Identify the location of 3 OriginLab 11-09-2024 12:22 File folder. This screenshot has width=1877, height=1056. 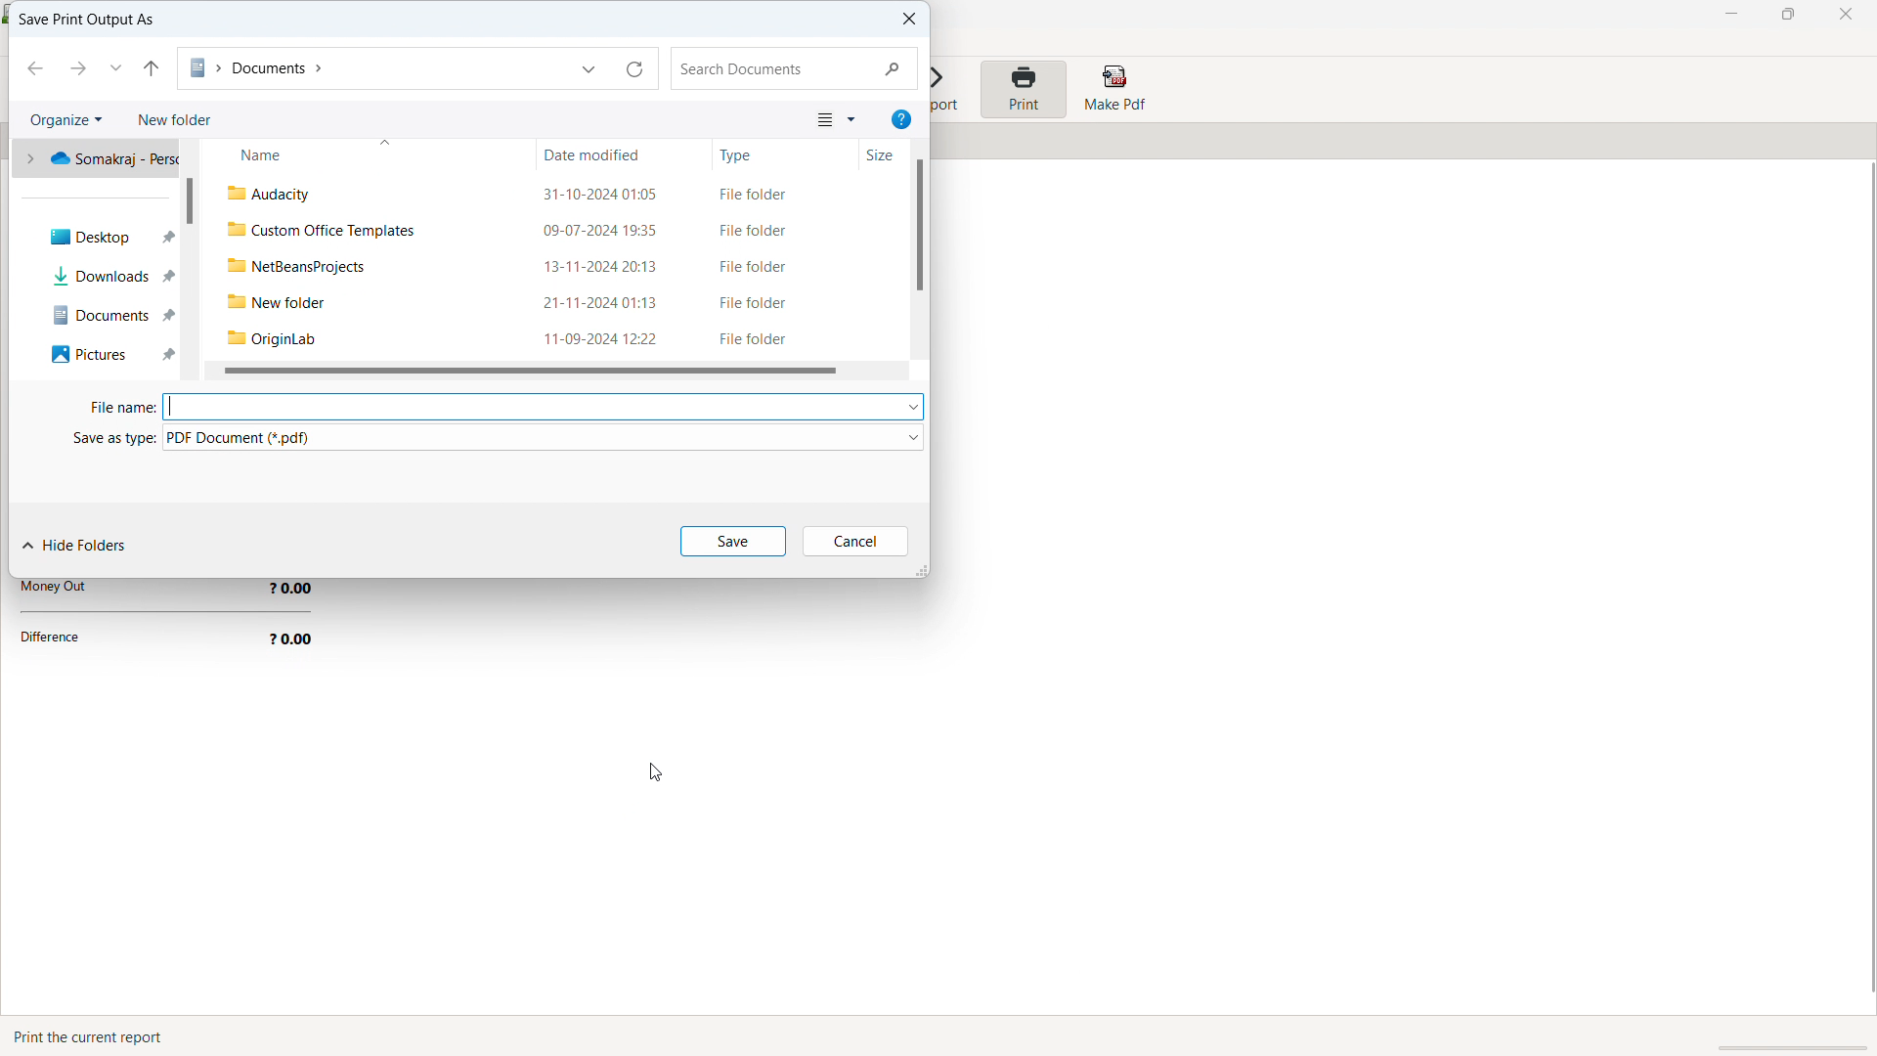
(544, 337).